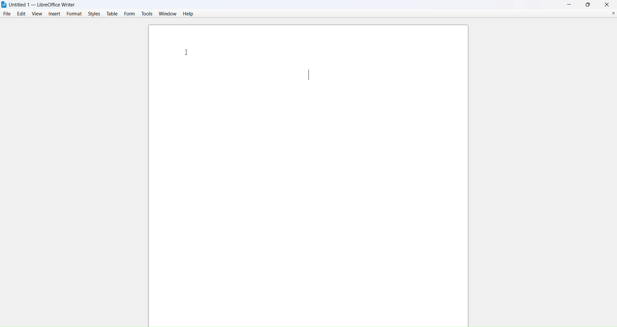 This screenshot has width=617, height=327. Describe the element at coordinates (45, 4) in the screenshot. I see `Untitled 1 — LibreOffice Writer` at that location.